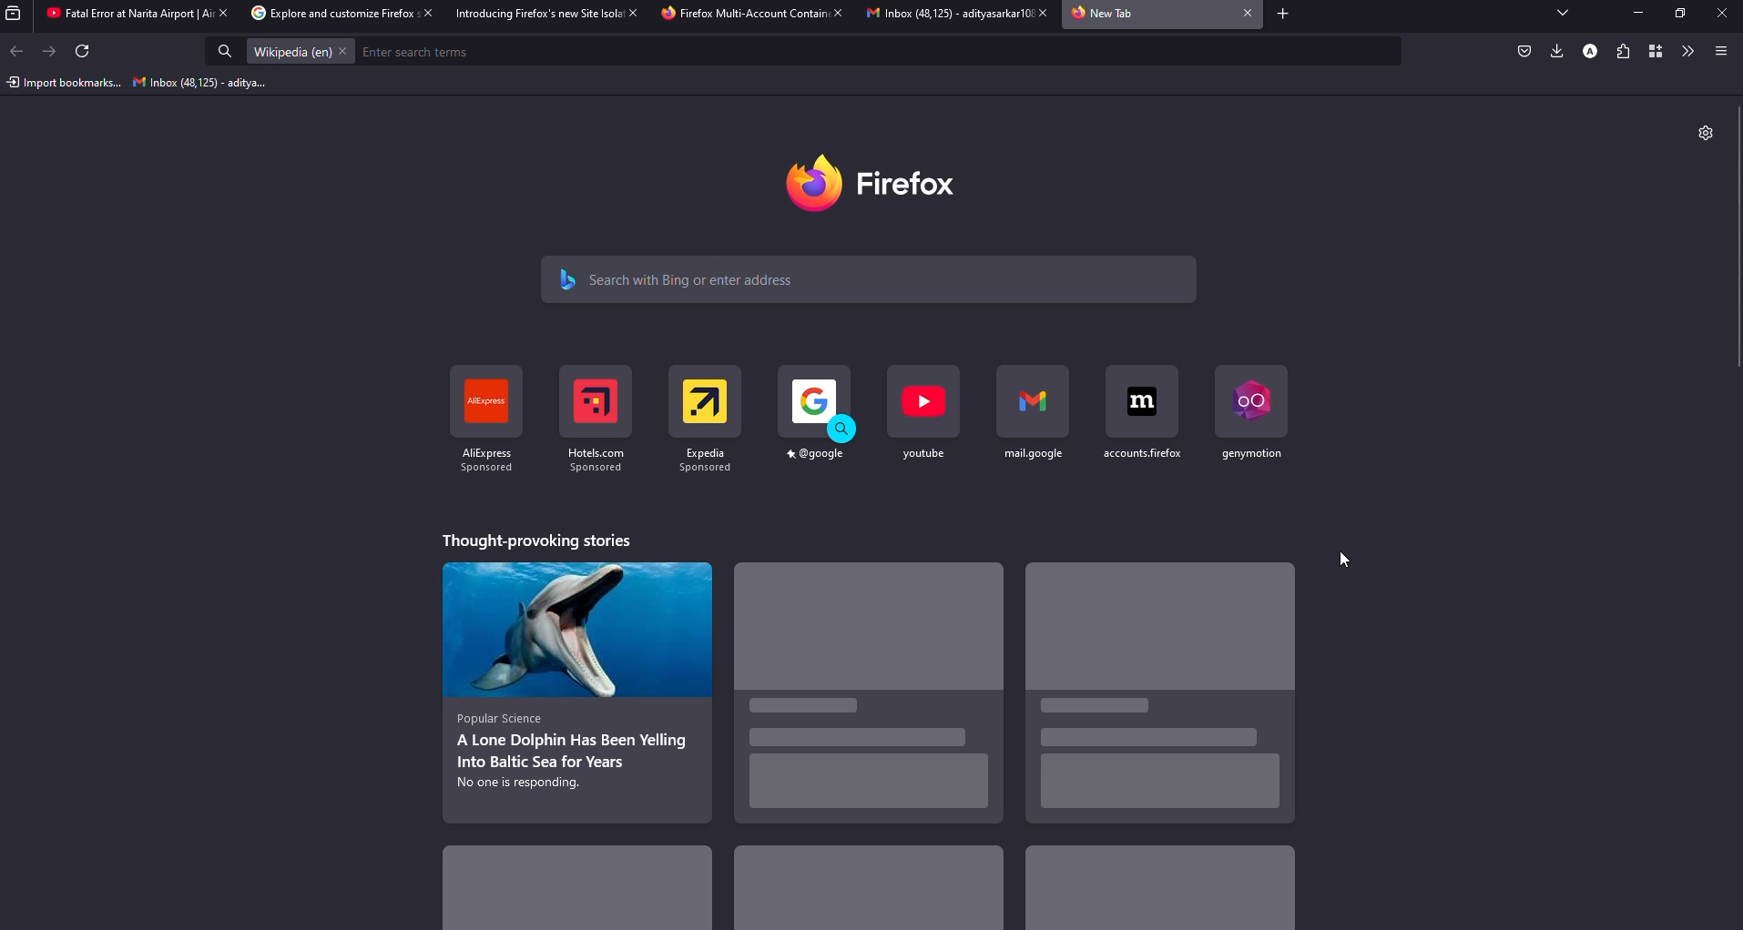 The width and height of the screenshot is (1743, 930). I want to click on minimize, so click(1633, 13).